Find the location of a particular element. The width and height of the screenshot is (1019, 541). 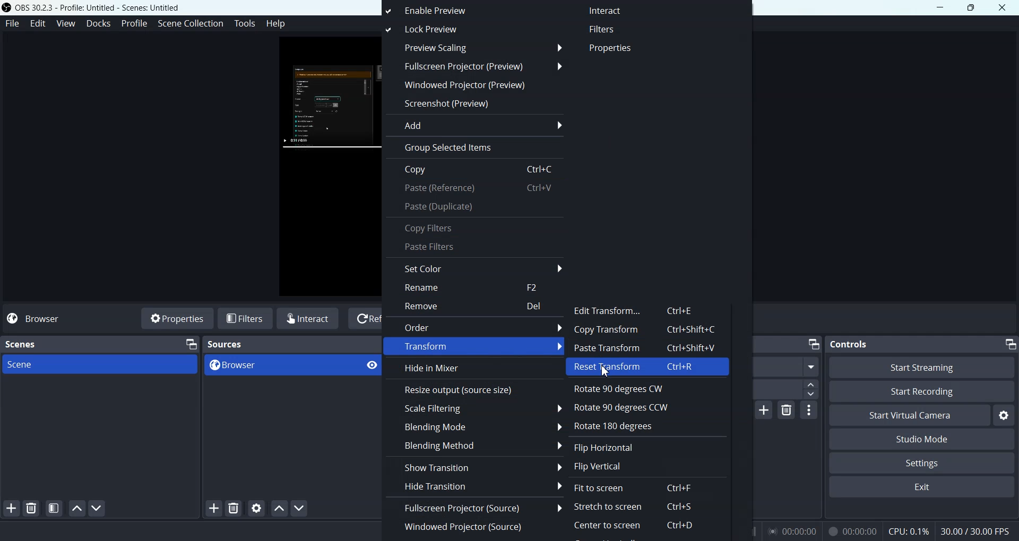

00:00:00 is located at coordinates (792, 530).